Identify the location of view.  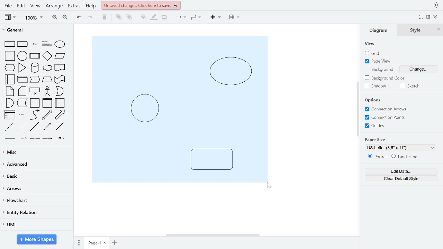
(10, 17).